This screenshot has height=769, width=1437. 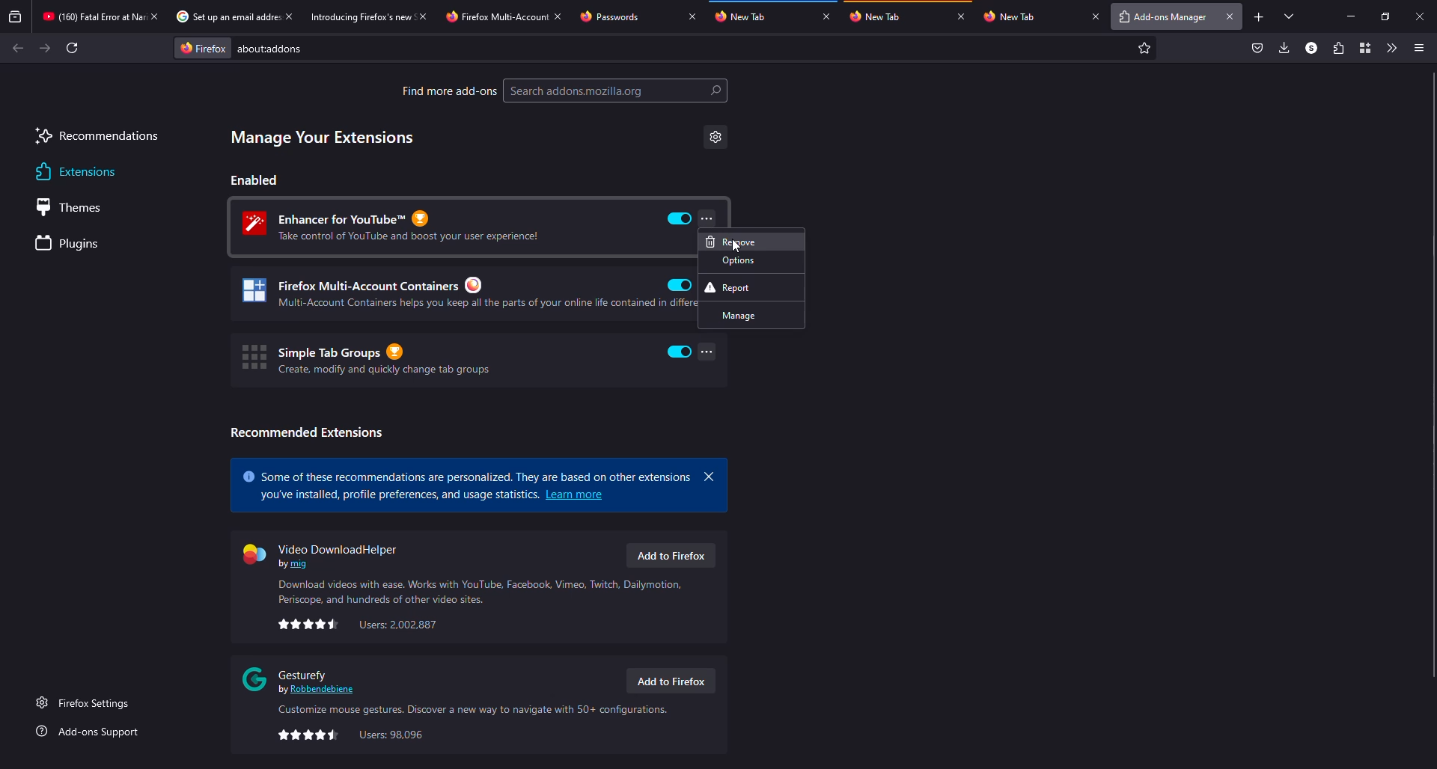 I want to click on report, so click(x=751, y=287).